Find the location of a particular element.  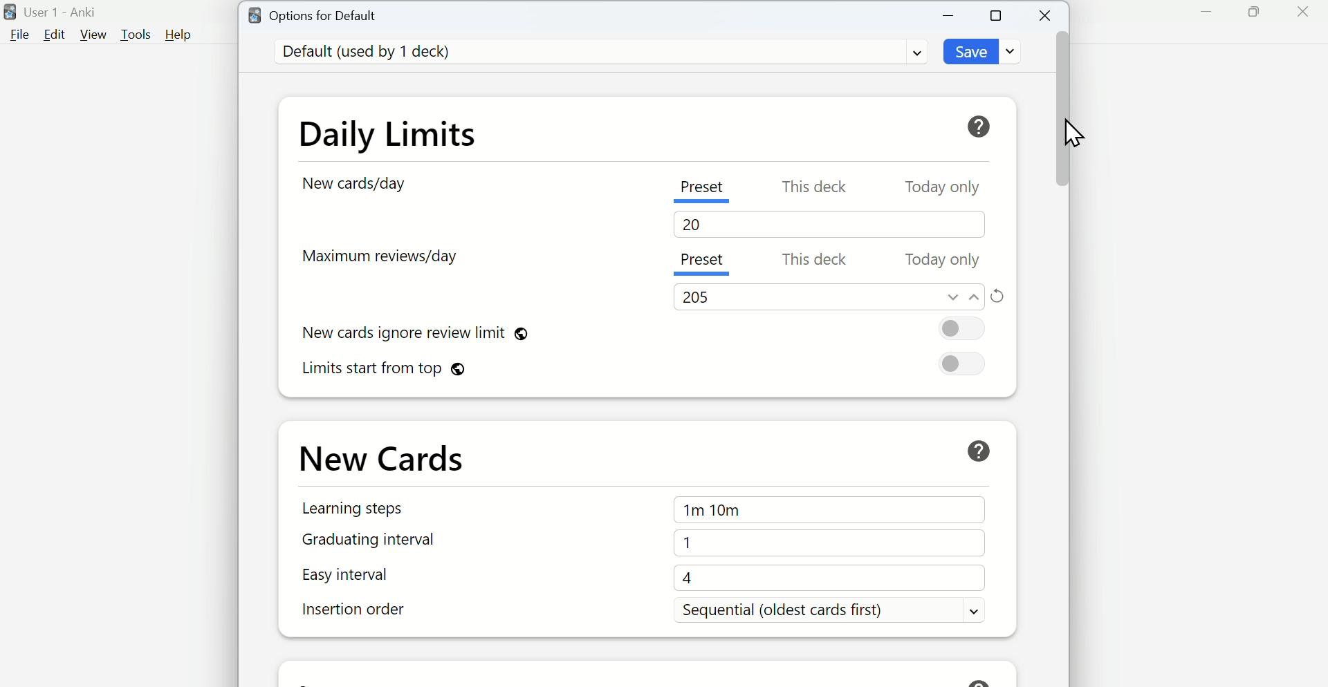

View is located at coordinates (93, 35).